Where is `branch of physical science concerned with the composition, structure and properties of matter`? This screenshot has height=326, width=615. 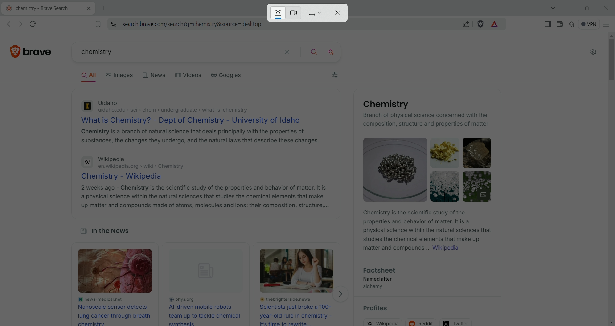
branch of physical science concerned with the composition, structure and properties of matter is located at coordinates (427, 120).